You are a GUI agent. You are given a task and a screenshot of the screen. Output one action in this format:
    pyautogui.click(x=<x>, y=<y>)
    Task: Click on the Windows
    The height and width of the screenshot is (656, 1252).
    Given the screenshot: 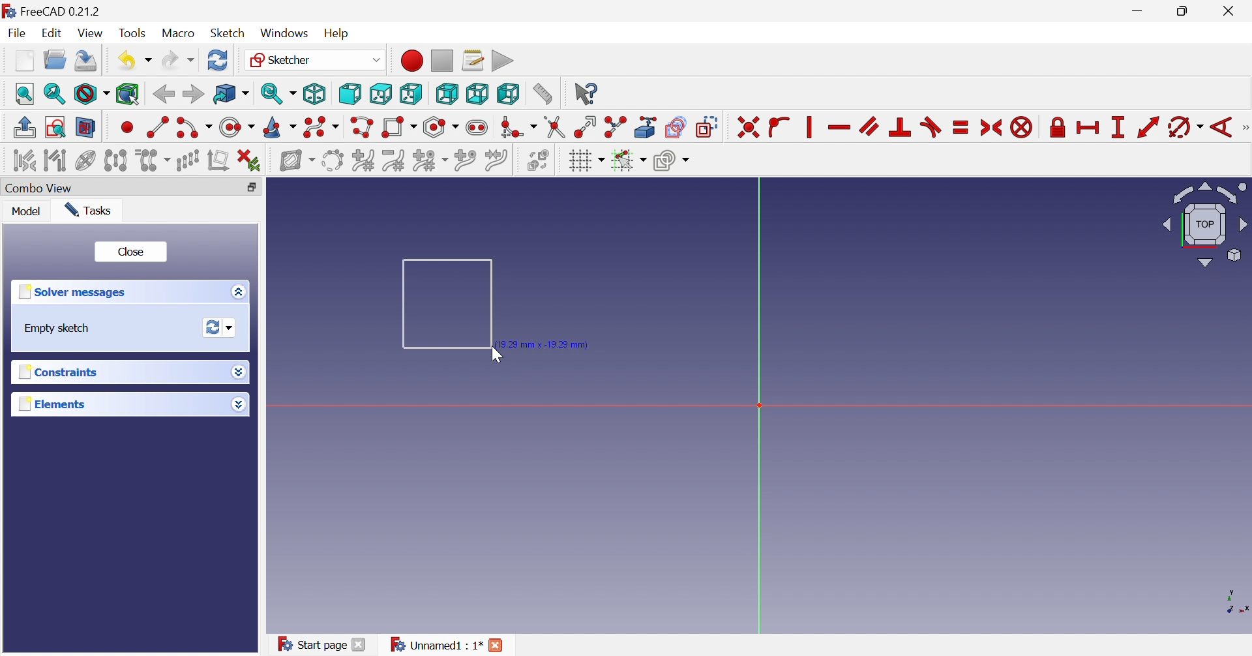 What is the action you would take?
    pyautogui.click(x=284, y=34)
    